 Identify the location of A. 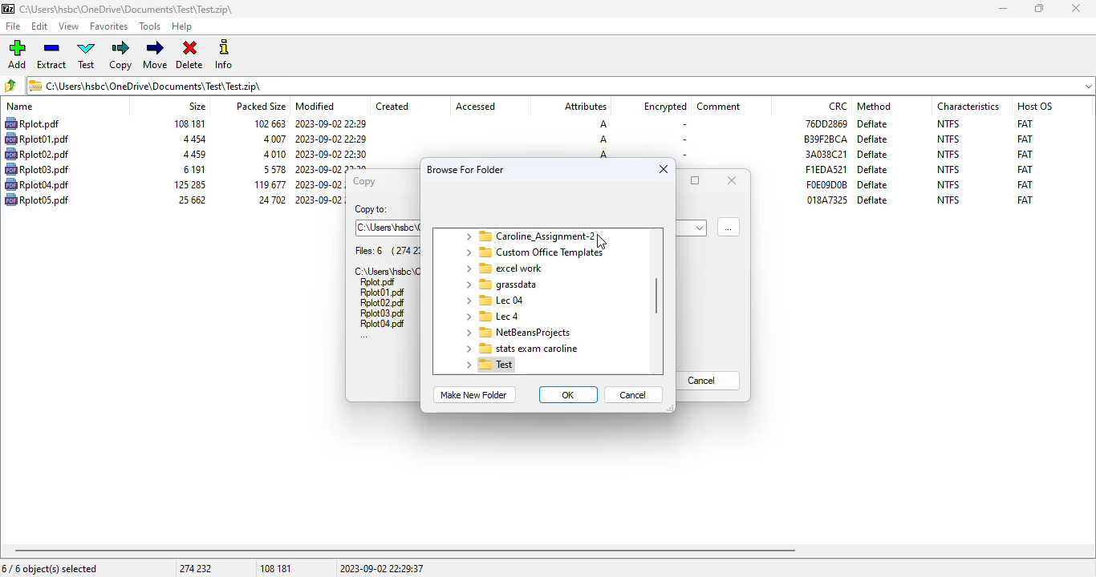
(603, 155).